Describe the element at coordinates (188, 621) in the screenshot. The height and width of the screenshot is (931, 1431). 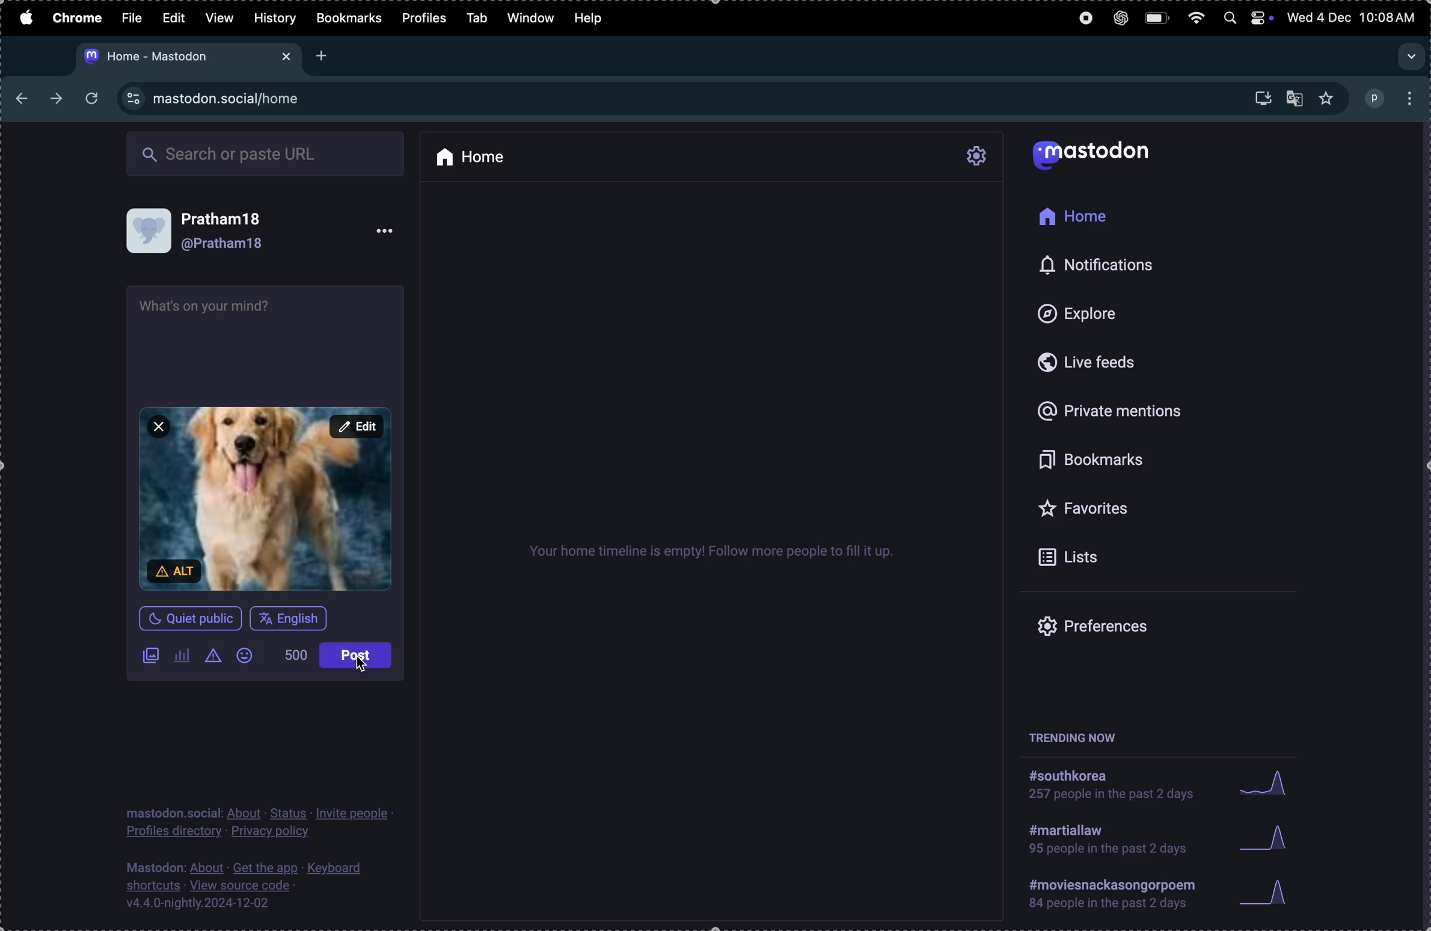
I see `Quiet public` at that location.